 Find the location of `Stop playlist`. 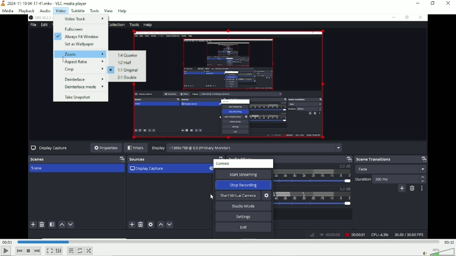

Stop playlist is located at coordinates (28, 251).